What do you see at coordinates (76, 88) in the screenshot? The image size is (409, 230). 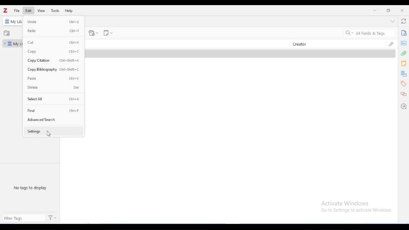 I see `del` at bounding box center [76, 88].